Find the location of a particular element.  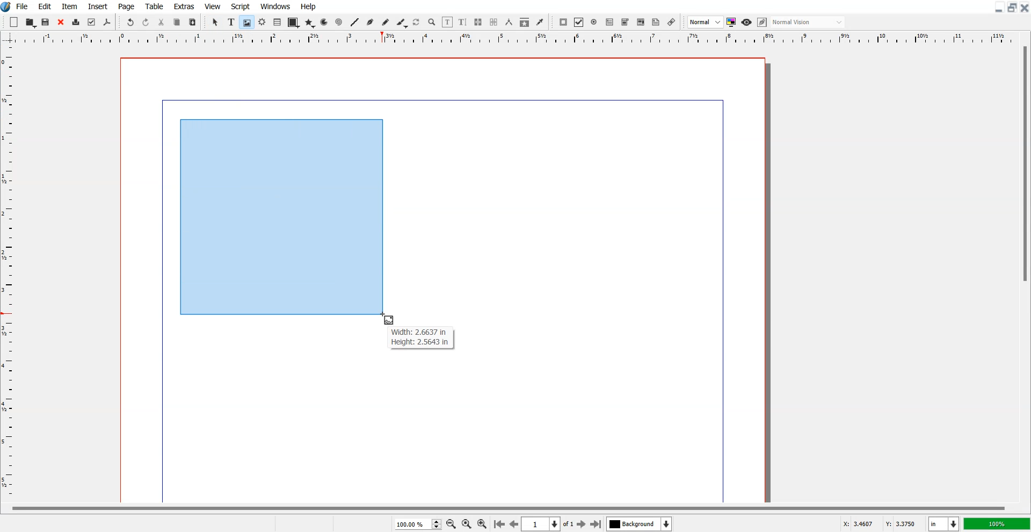

Horizontal scroll bar is located at coordinates (506, 507).